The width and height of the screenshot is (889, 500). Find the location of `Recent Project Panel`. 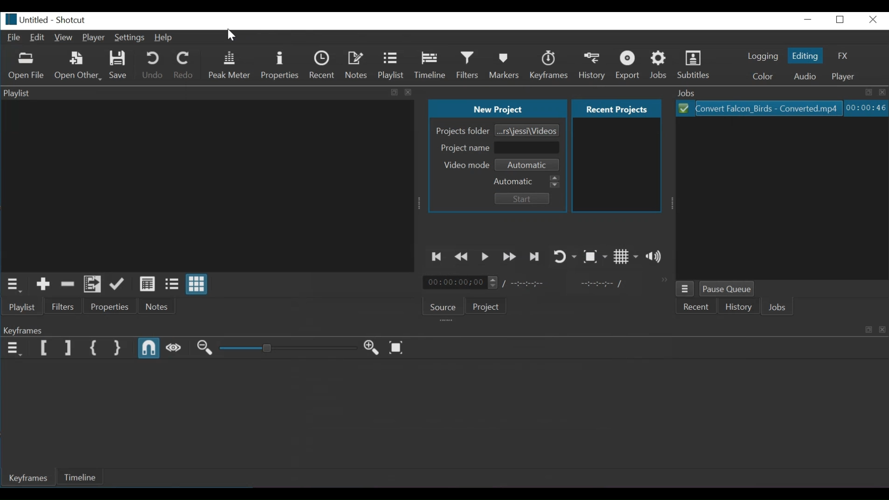

Recent Project Panel is located at coordinates (616, 165).